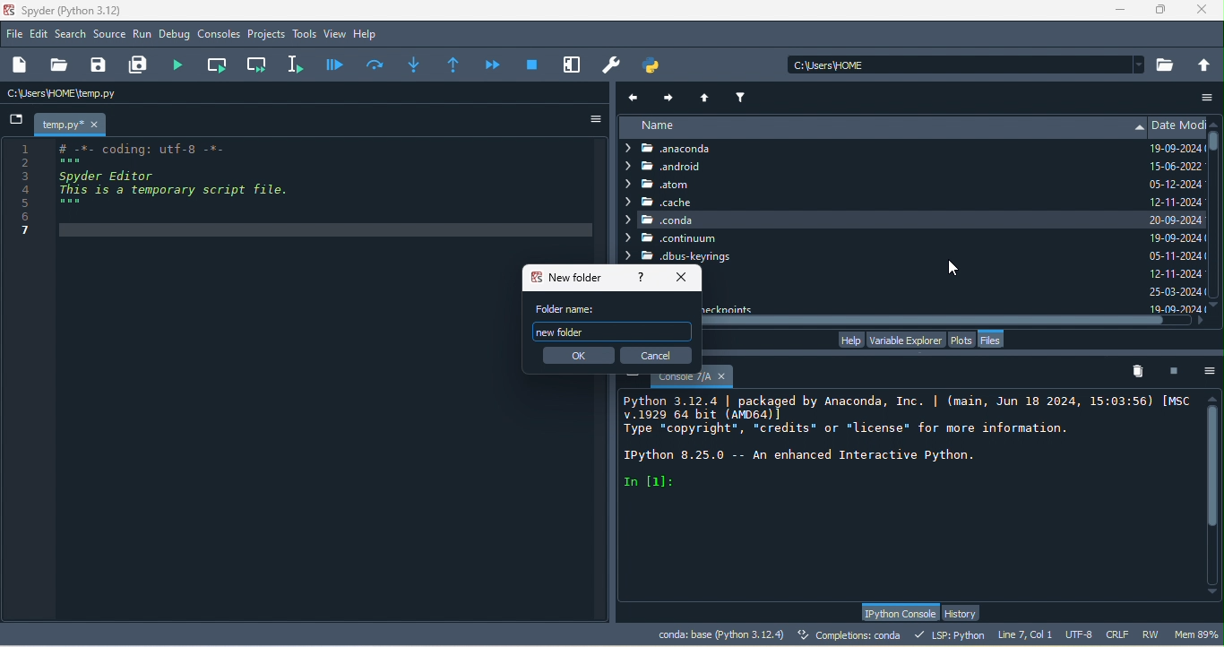 The width and height of the screenshot is (1224, 647). Describe the element at coordinates (708, 96) in the screenshot. I see `parent` at that location.